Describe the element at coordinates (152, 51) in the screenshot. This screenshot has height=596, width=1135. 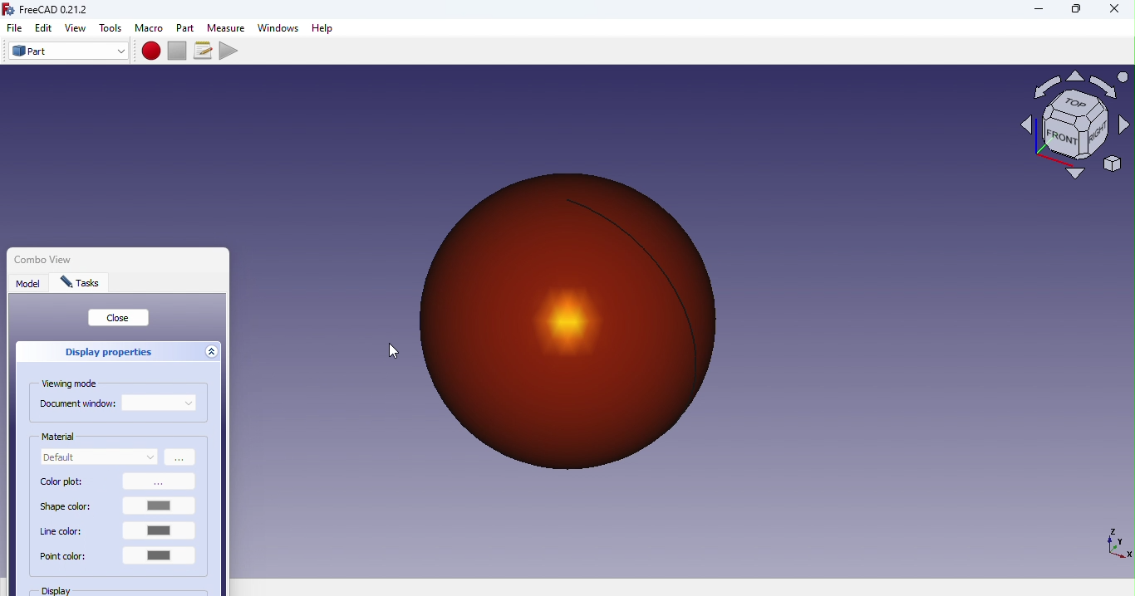
I see `Macro recording` at that location.